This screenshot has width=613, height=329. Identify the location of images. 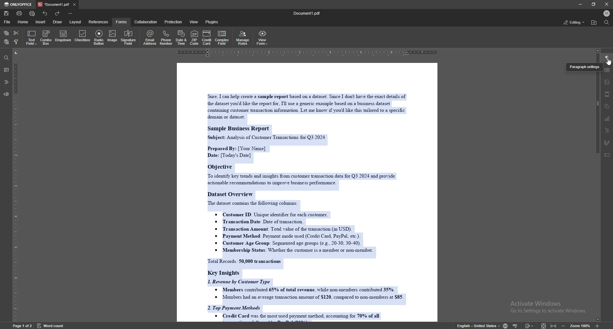
(607, 82).